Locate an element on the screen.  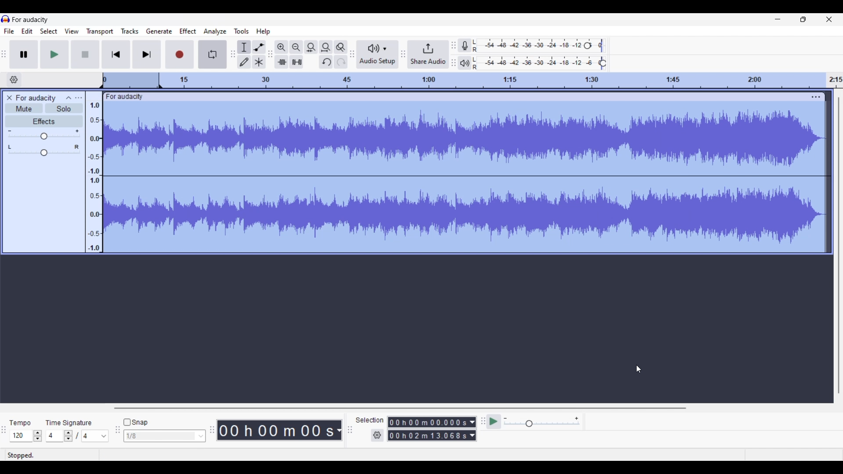
Min. playback speed is located at coordinates (506, 418).